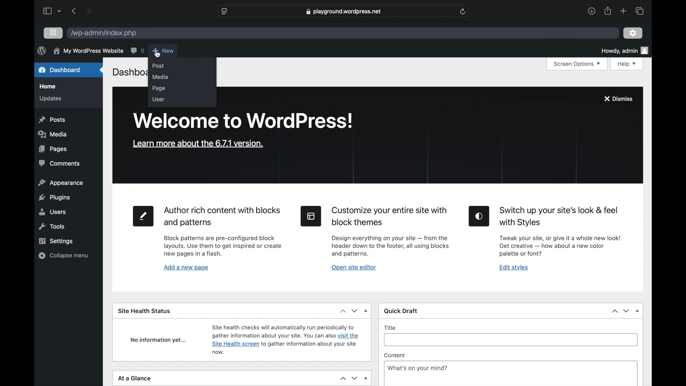 This screenshot has width=686, height=386. I want to click on appearance, so click(61, 183).